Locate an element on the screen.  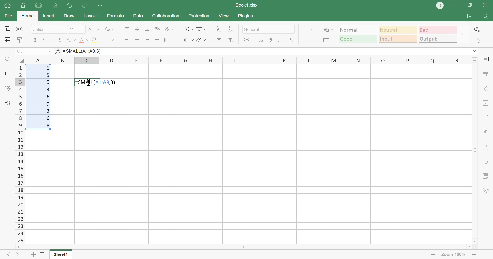
Insert is located at coordinates (48, 16).